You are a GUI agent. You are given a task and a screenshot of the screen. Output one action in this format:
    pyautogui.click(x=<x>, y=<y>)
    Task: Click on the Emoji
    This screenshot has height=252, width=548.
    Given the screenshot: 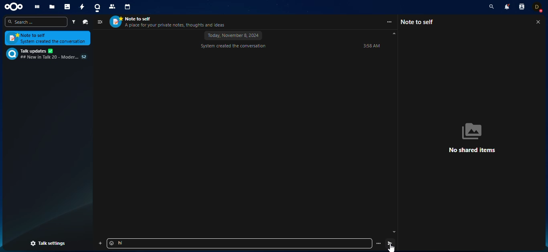 What is the action you would take?
    pyautogui.click(x=111, y=243)
    